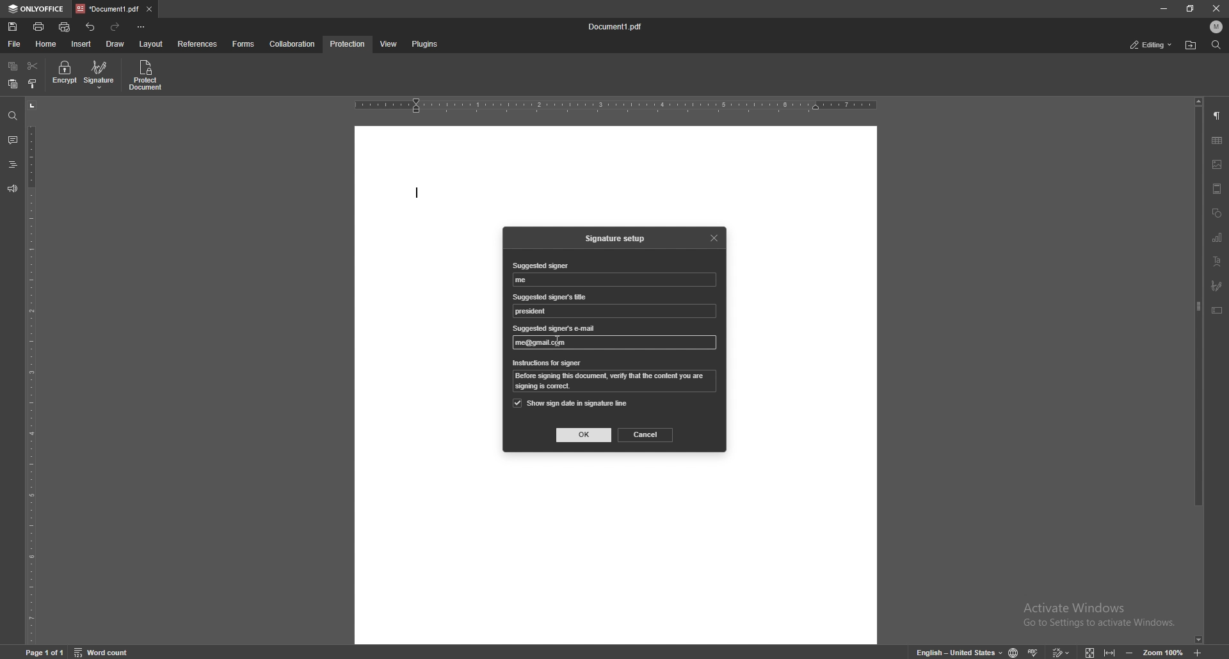 This screenshot has height=659, width=1229. What do you see at coordinates (107, 8) in the screenshot?
I see `tab` at bounding box center [107, 8].